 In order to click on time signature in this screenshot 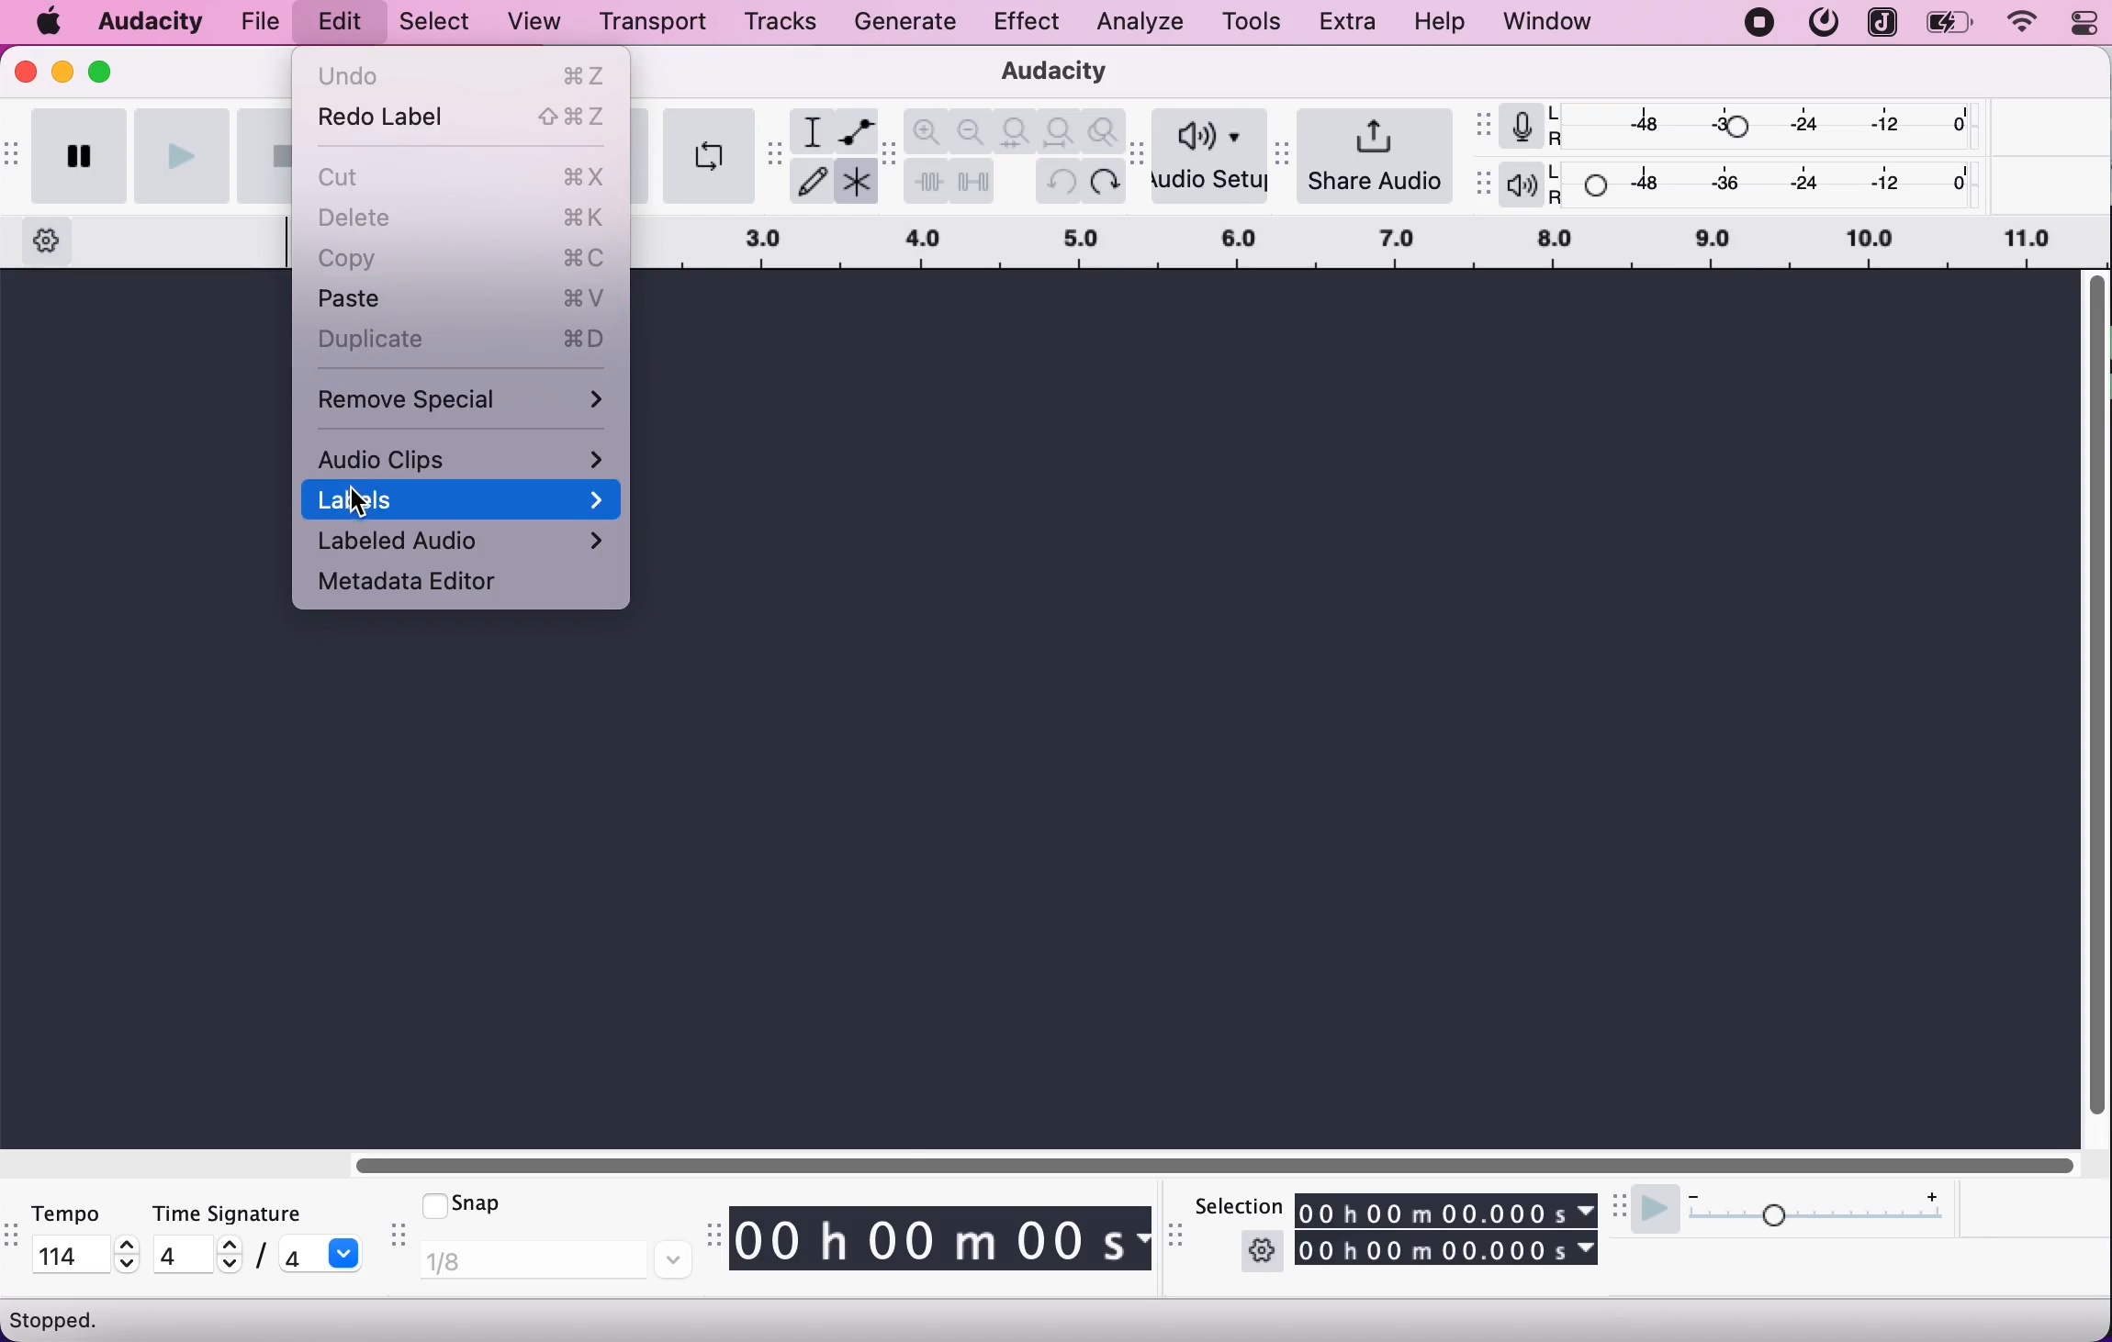, I will do `click(260, 1213)`.